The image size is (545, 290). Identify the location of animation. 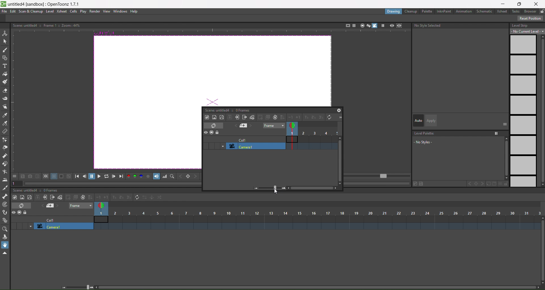
(465, 12).